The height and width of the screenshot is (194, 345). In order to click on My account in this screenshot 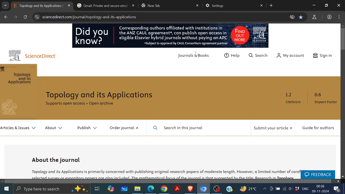, I will do `click(292, 56)`.